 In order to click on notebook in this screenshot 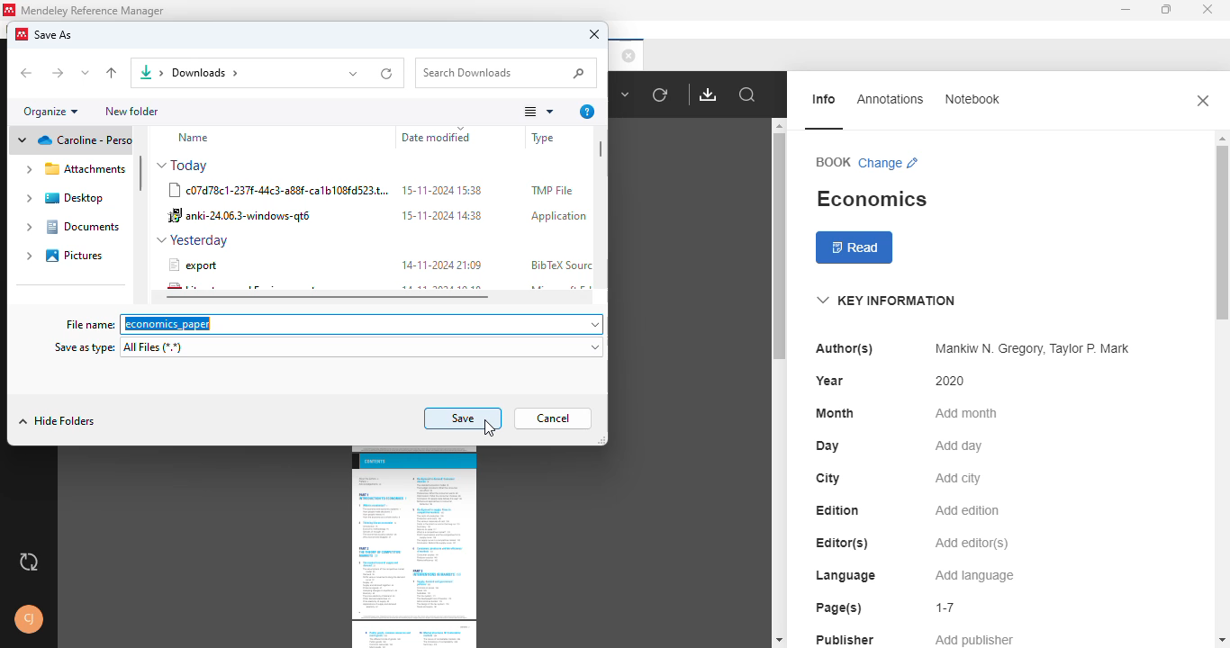, I will do `click(971, 99)`.